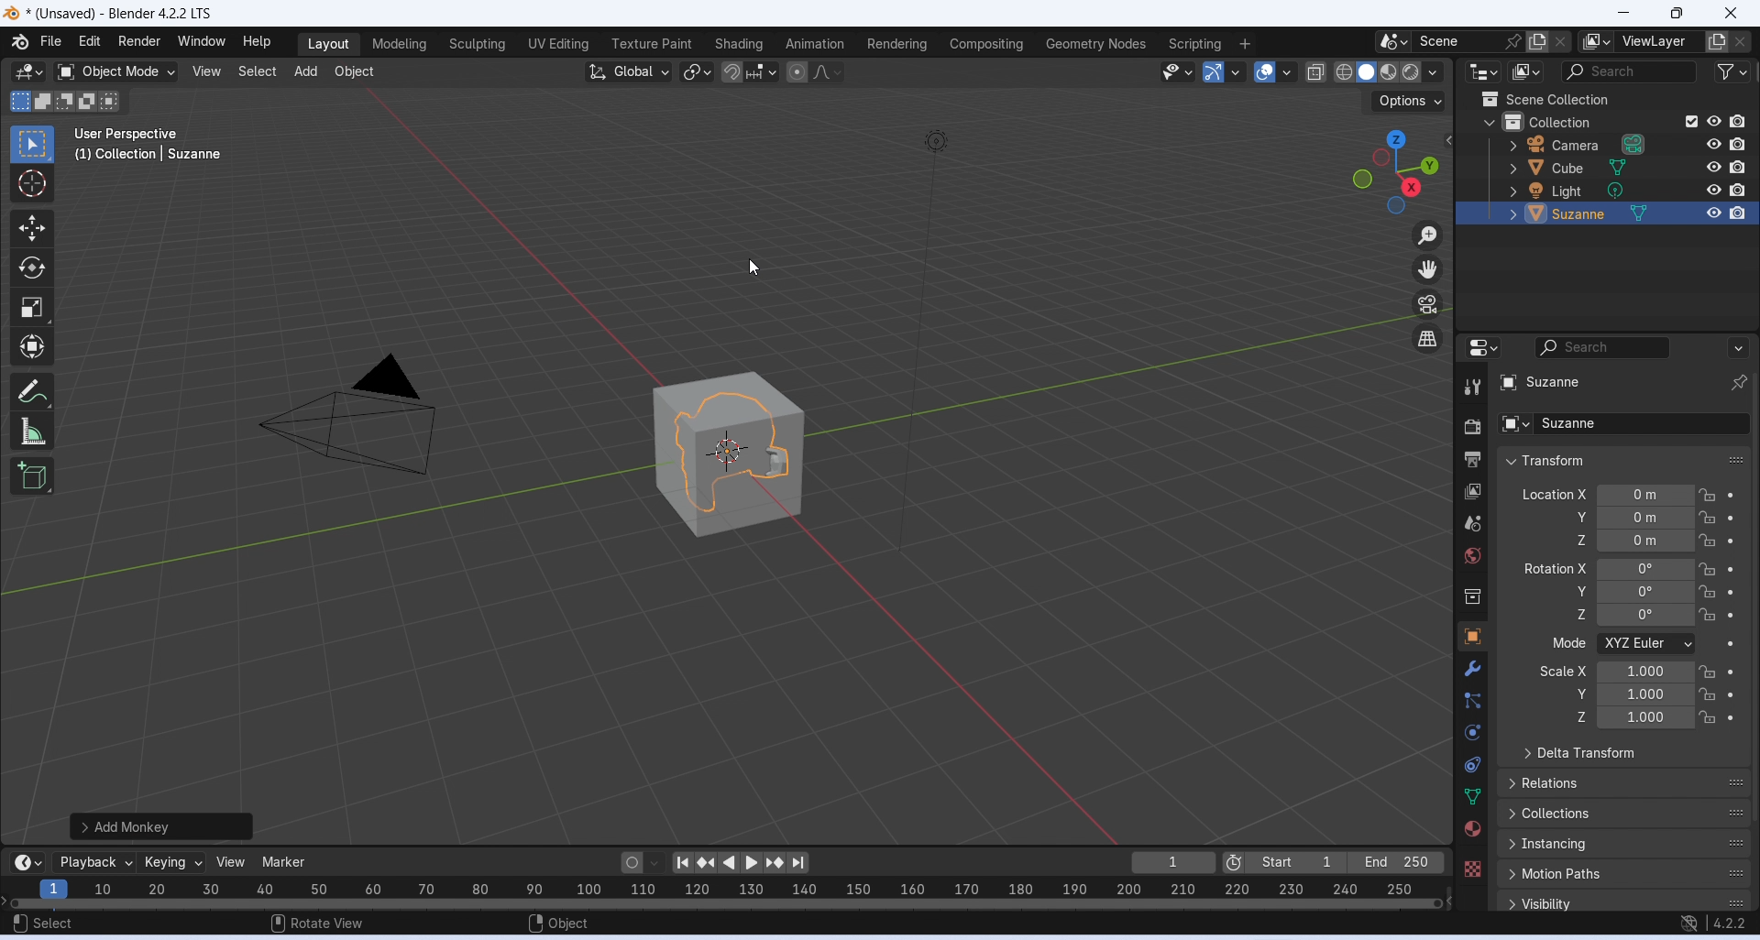 The height and width of the screenshot is (940, 1760). Describe the element at coordinates (12, 15) in the screenshot. I see `Logo` at that location.